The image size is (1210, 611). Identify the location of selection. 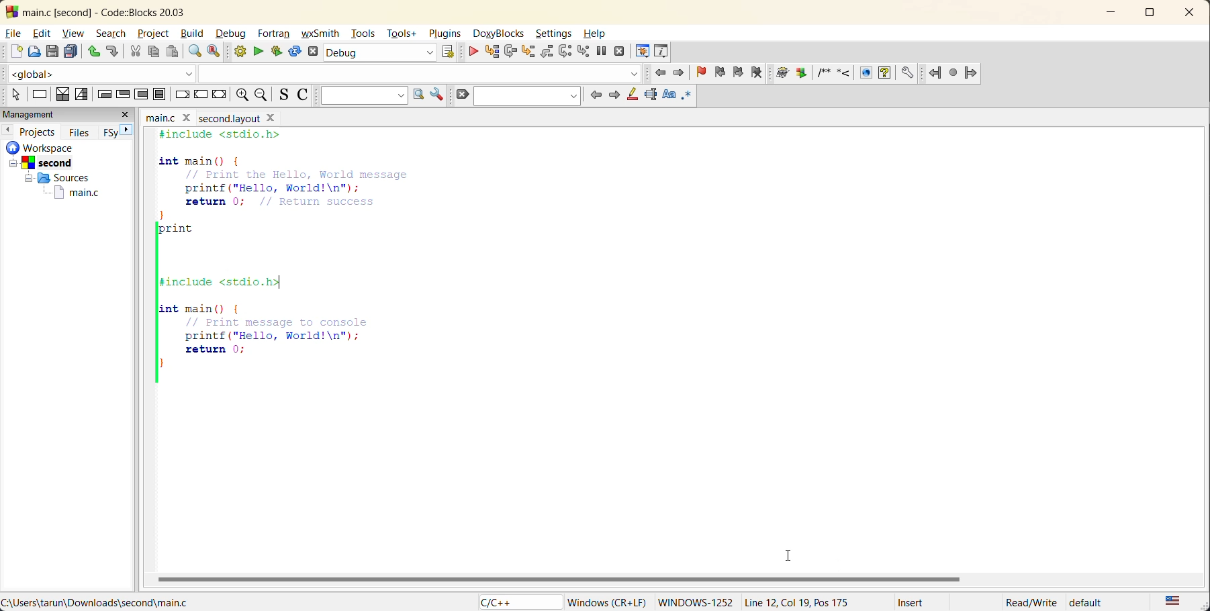
(81, 95).